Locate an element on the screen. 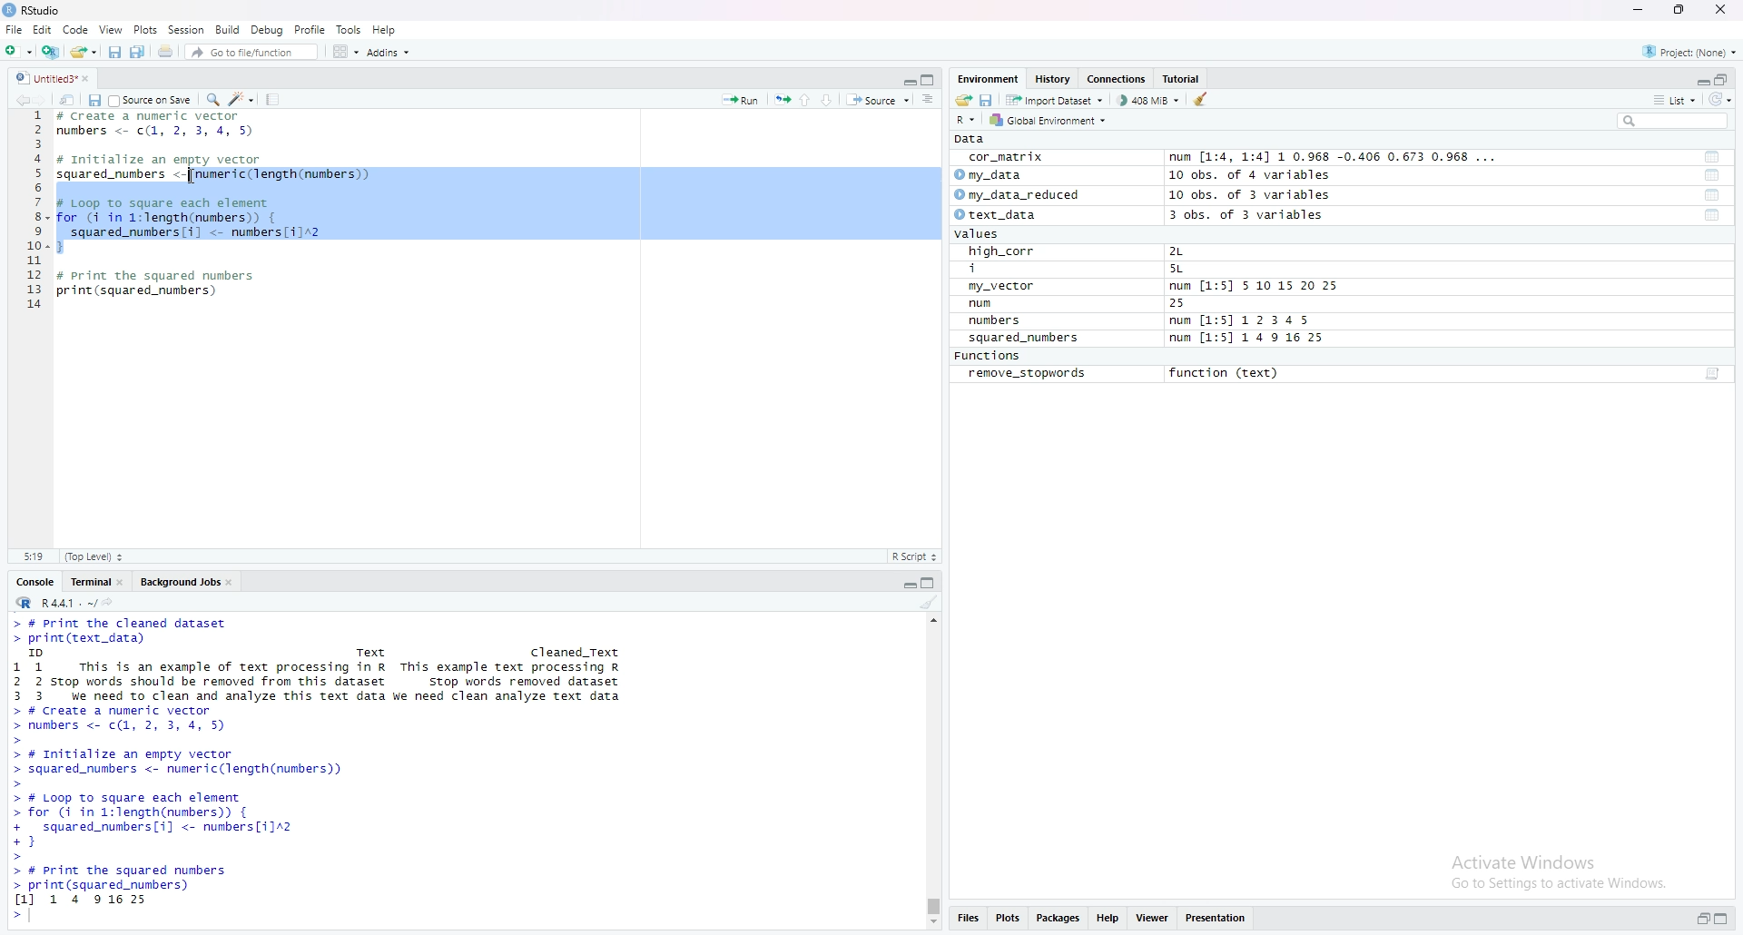 Image resolution: width=1743 pixels, height=935 pixels. Activate Windows
Go to Settings to activate Windows. is located at coordinates (1561, 869).